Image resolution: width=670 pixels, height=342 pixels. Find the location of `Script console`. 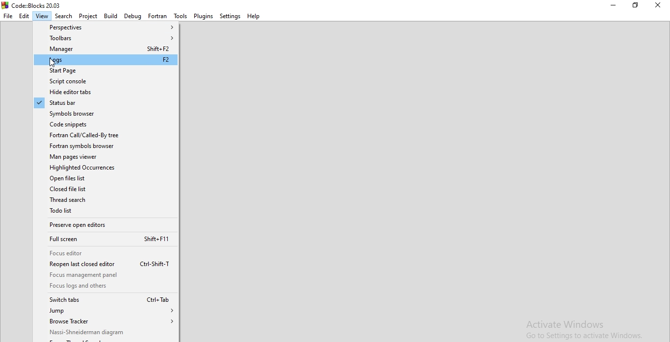

Script console is located at coordinates (106, 82).